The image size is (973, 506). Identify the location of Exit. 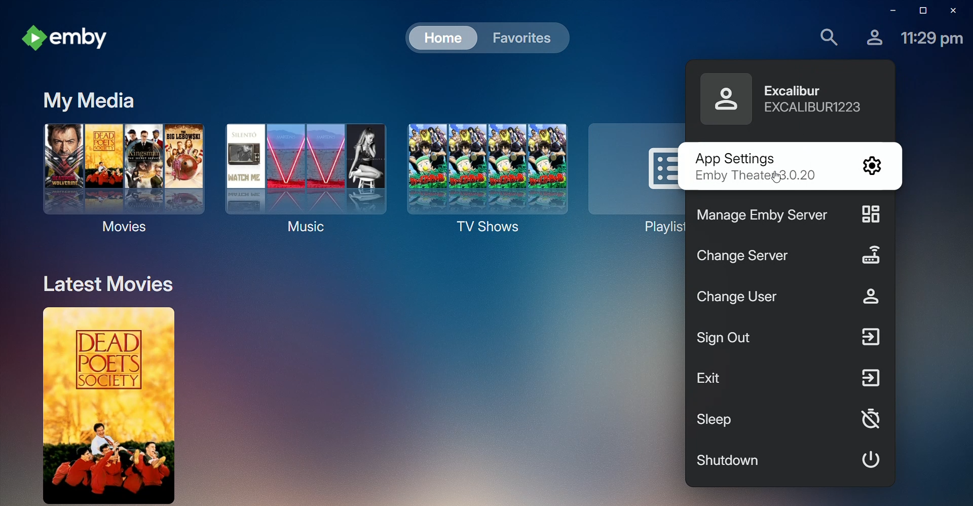
(794, 382).